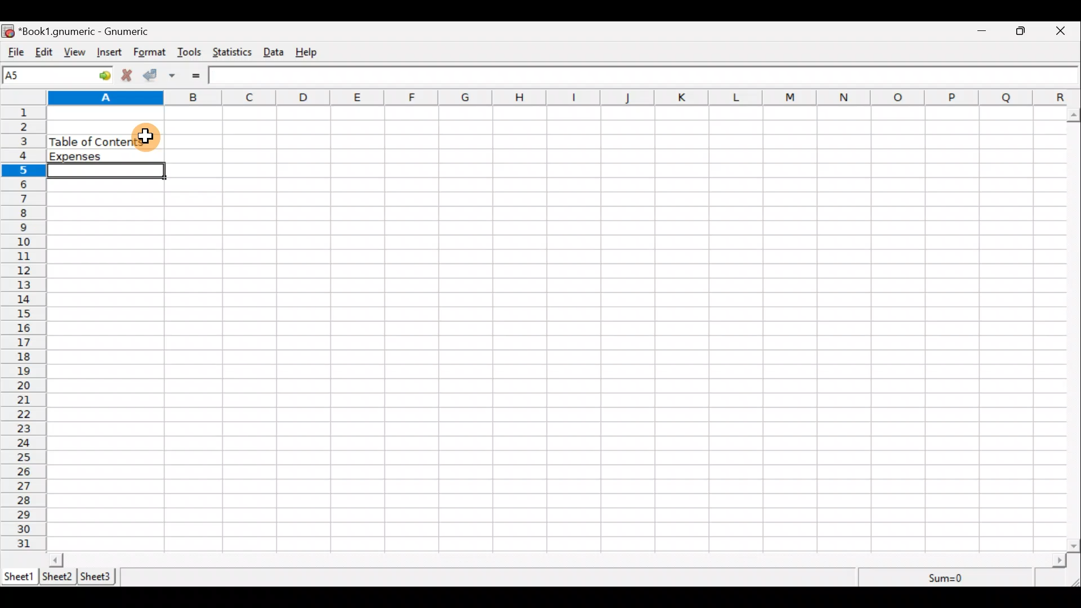 This screenshot has width=1081, height=608. What do you see at coordinates (9, 32) in the screenshot?
I see `icon` at bounding box center [9, 32].